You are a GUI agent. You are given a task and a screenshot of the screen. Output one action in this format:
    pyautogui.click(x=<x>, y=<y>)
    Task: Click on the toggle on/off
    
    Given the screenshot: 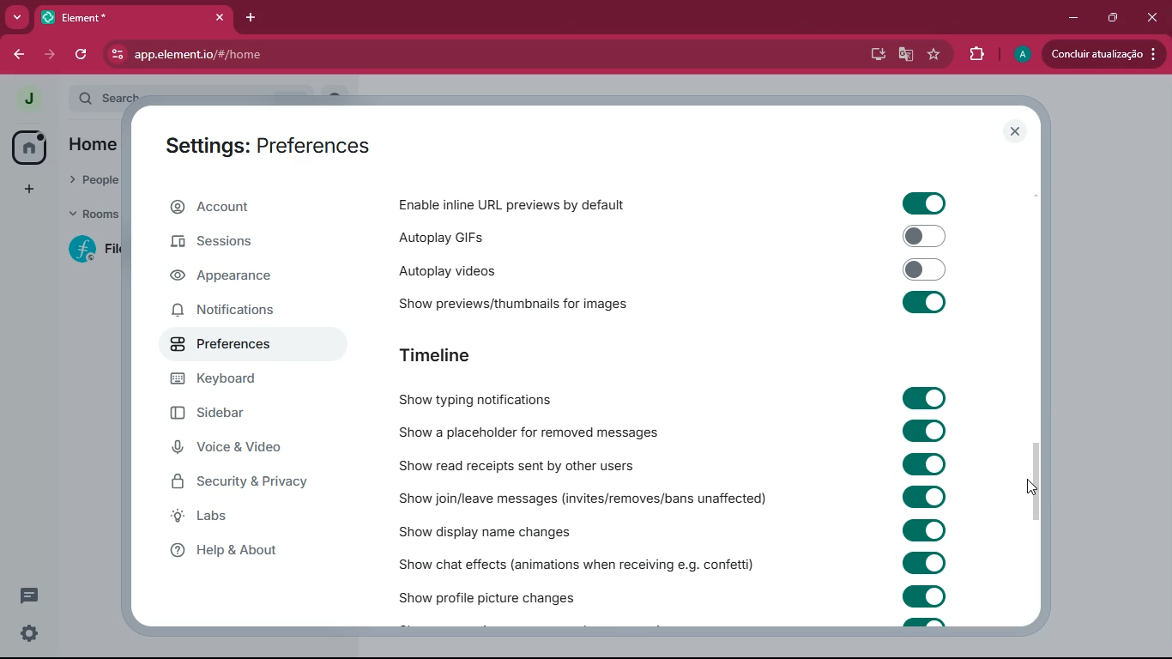 What is the action you would take?
    pyautogui.click(x=923, y=530)
    